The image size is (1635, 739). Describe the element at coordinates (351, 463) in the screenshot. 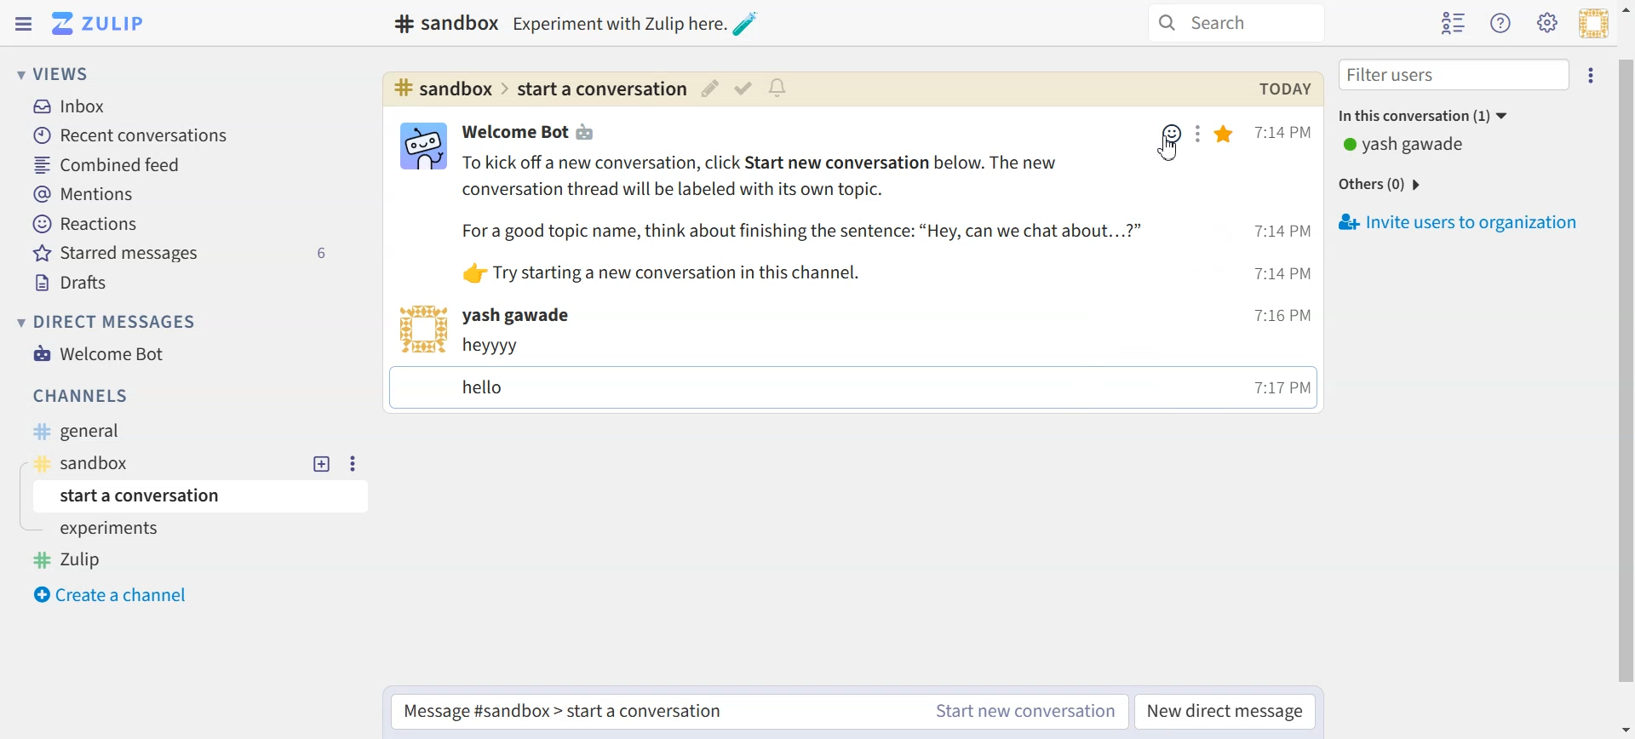

I see `Settings` at that location.